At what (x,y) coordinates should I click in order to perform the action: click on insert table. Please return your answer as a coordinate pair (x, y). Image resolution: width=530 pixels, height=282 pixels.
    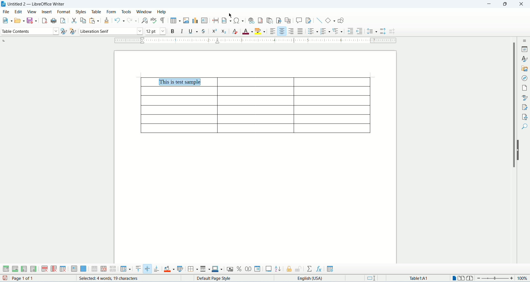
    Looking at the image, I should click on (175, 20).